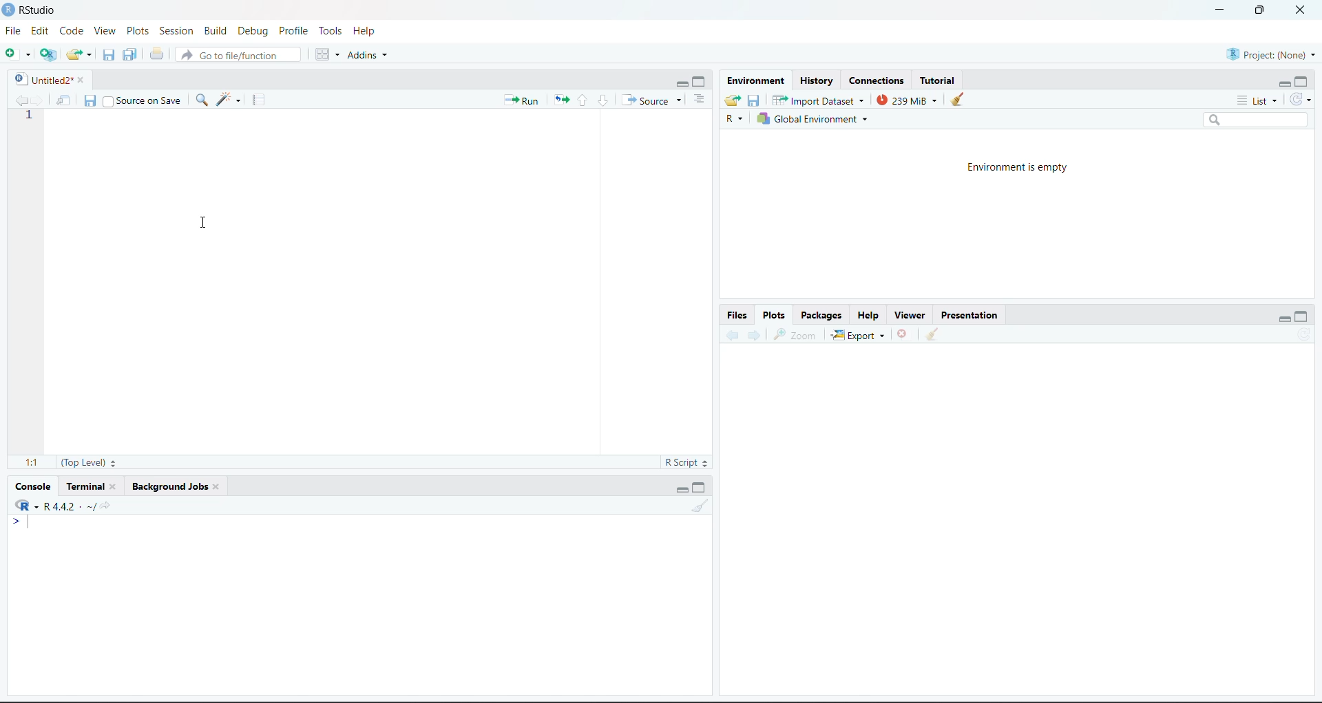  I want to click on History, so click(817, 81).